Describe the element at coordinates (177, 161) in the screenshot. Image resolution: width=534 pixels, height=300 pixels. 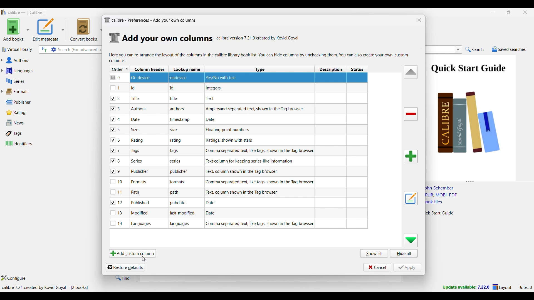
I see `note` at that location.